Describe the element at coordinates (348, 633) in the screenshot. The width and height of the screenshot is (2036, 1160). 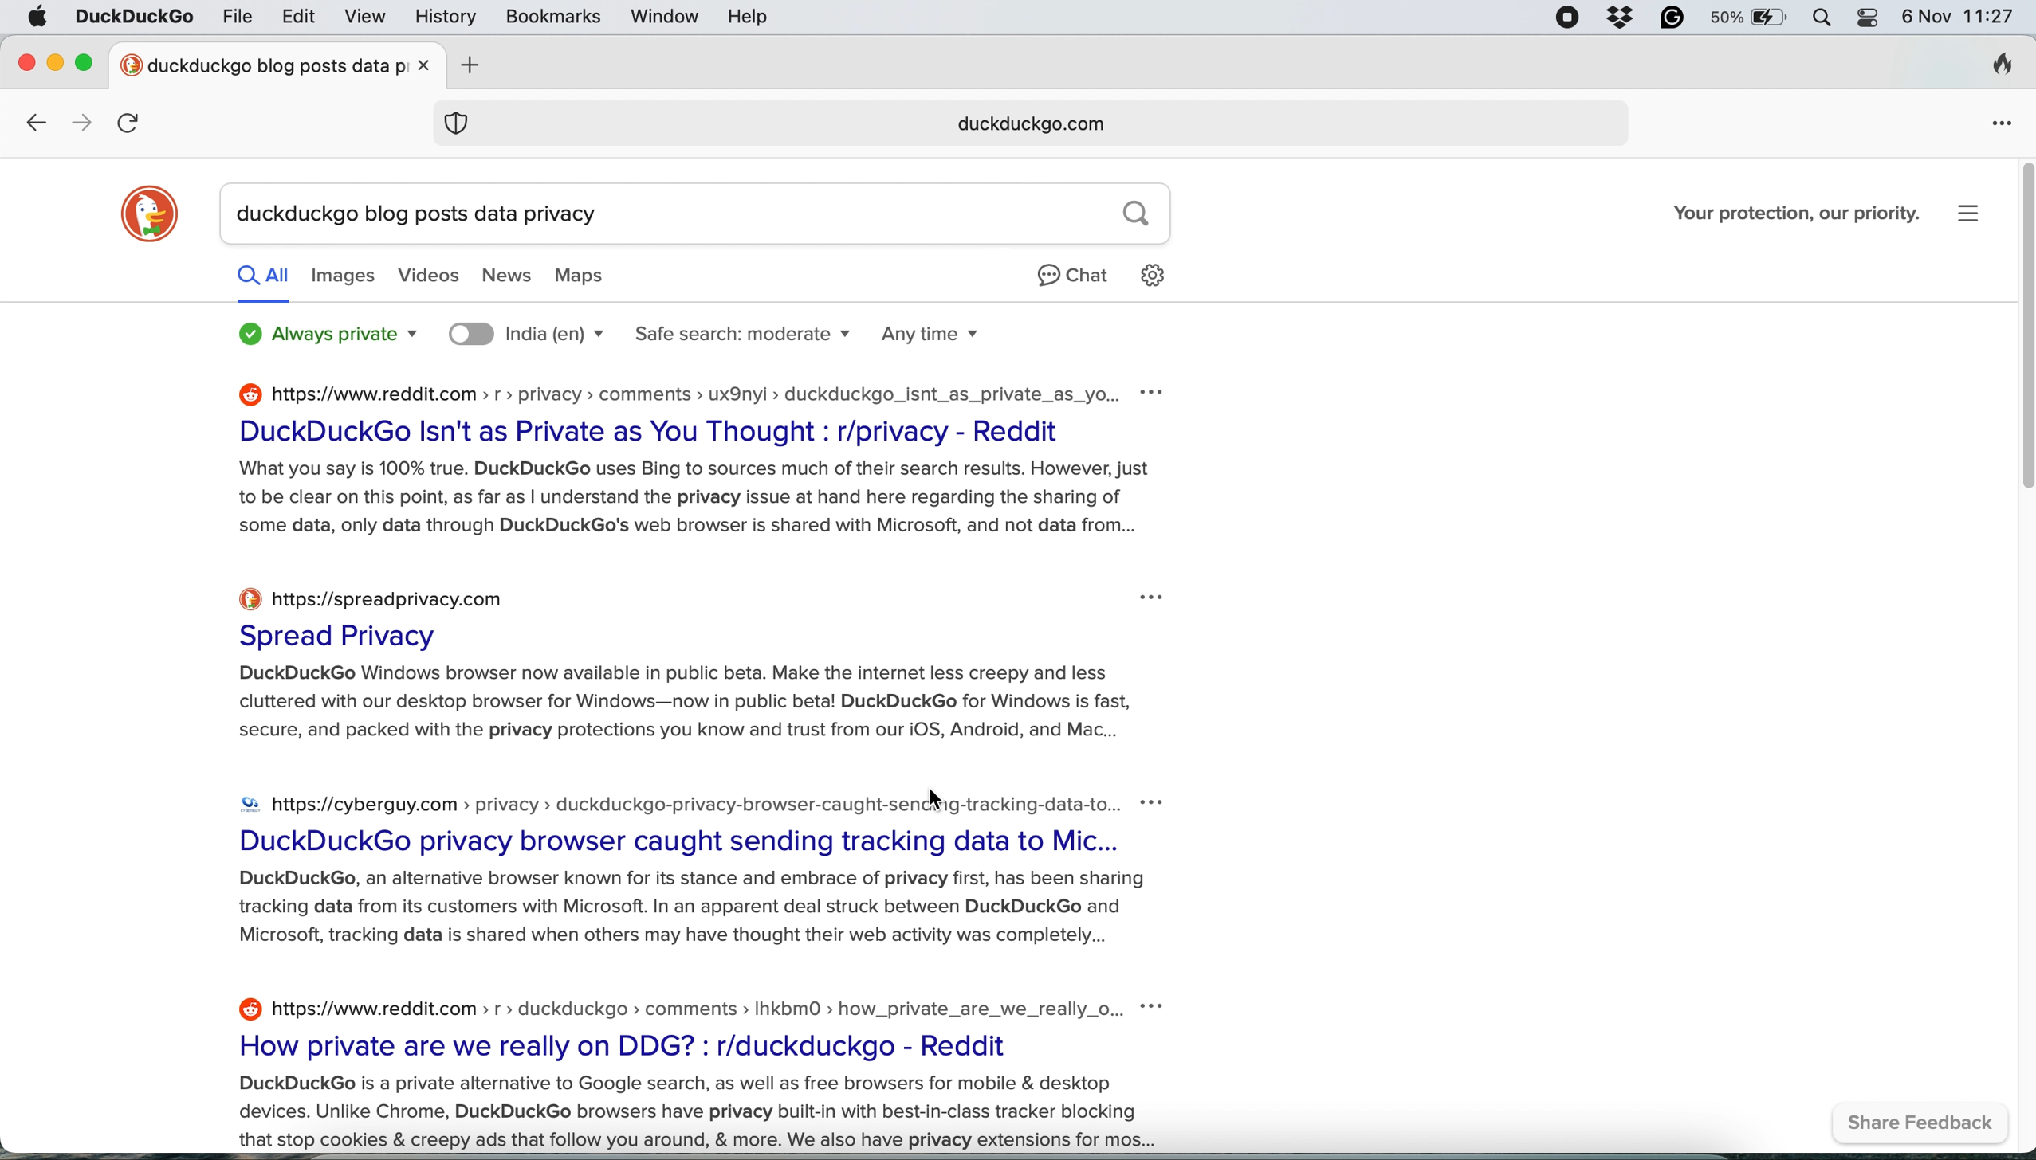
I see `spread privacy` at that location.